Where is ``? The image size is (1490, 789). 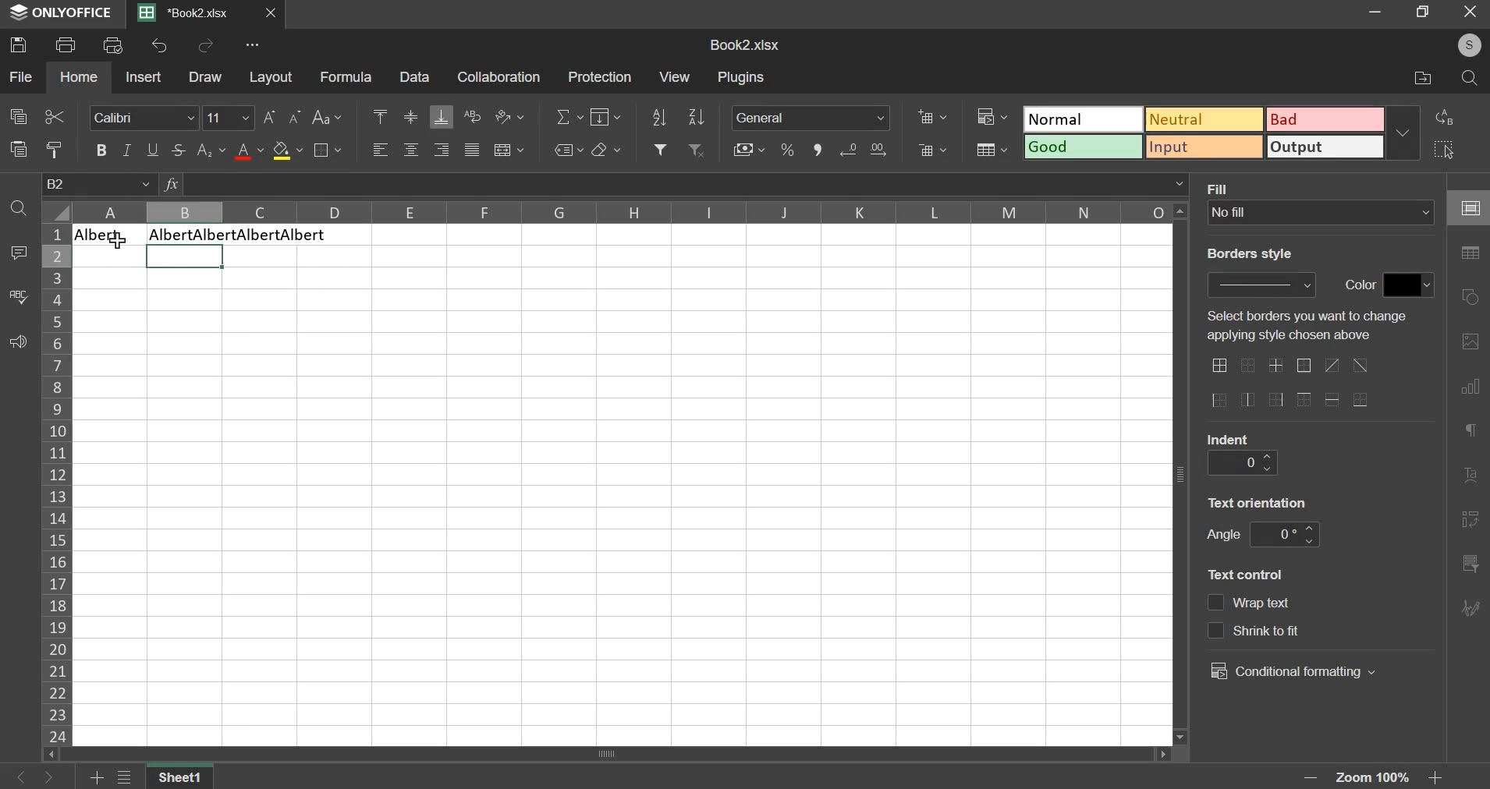
 is located at coordinates (1474, 609).